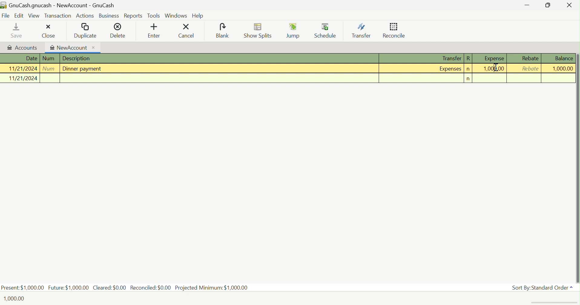 Image resolution: width=580 pixels, height=305 pixels. I want to click on 11/21/2024, so click(19, 78).